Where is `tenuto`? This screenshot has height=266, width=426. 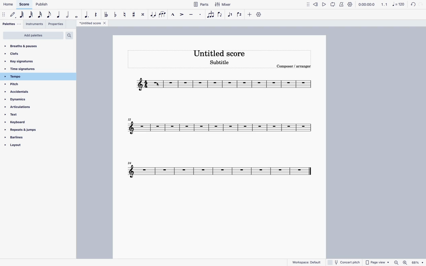 tenuto is located at coordinates (191, 15).